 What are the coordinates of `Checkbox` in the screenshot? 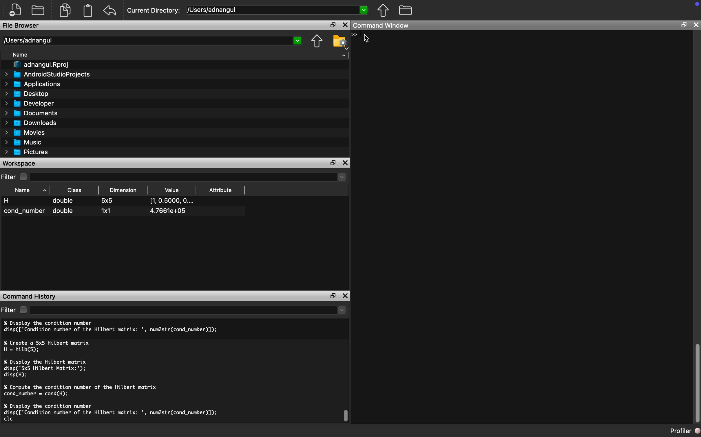 It's located at (23, 310).